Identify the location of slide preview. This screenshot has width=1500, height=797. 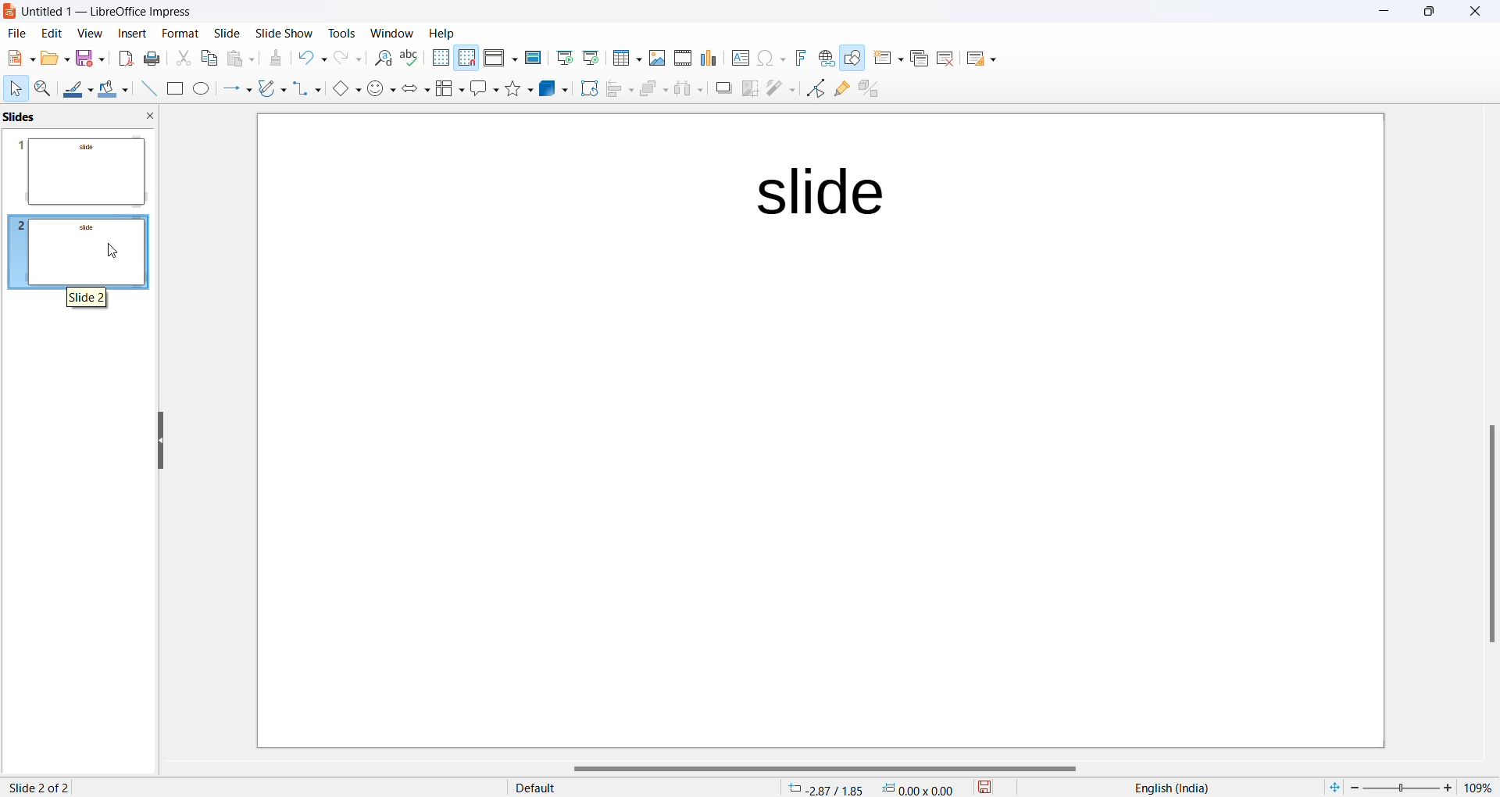
(82, 169).